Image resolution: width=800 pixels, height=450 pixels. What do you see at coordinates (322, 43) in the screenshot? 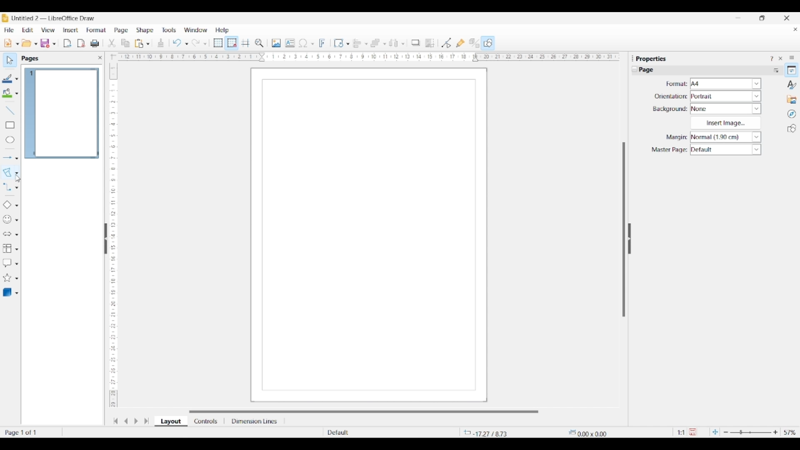
I see `Insert fontwork text` at bounding box center [322, 43].